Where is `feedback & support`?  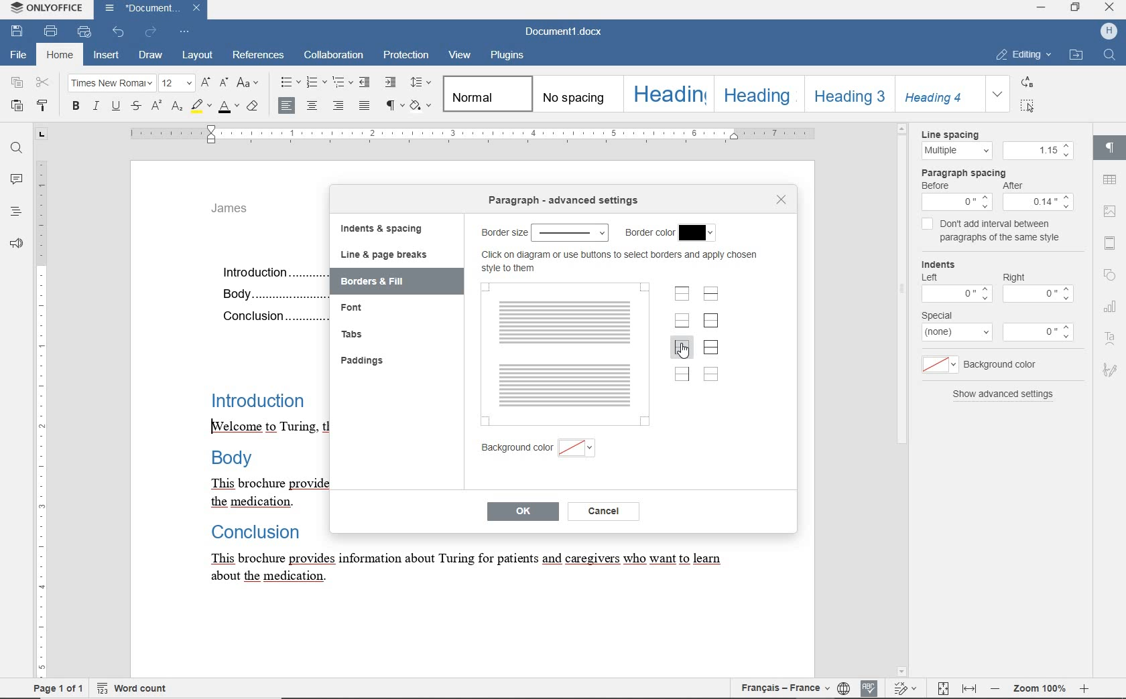 feedback & support is located at coordinates (17, 244).